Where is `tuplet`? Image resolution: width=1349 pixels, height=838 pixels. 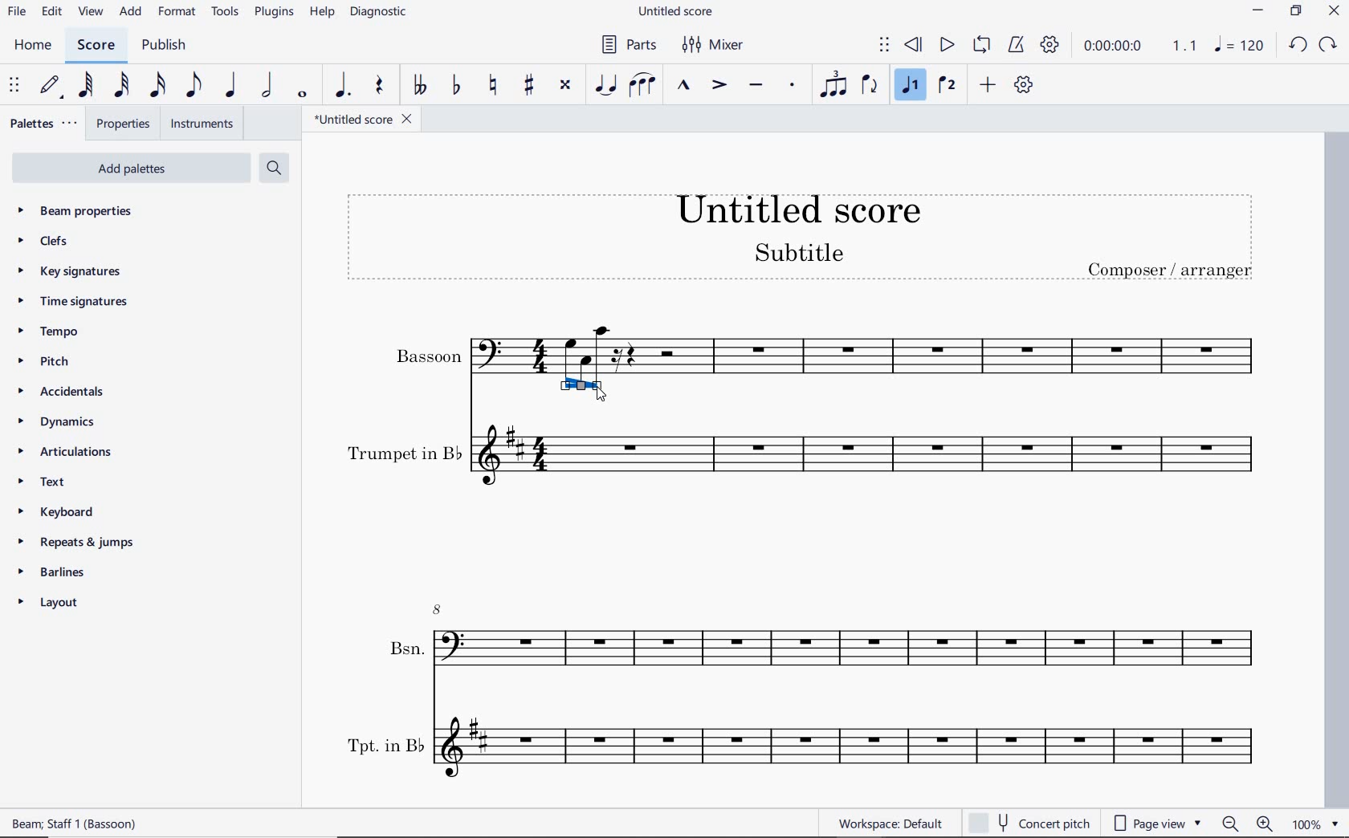
tuplet is located at coordinates (834, 83).